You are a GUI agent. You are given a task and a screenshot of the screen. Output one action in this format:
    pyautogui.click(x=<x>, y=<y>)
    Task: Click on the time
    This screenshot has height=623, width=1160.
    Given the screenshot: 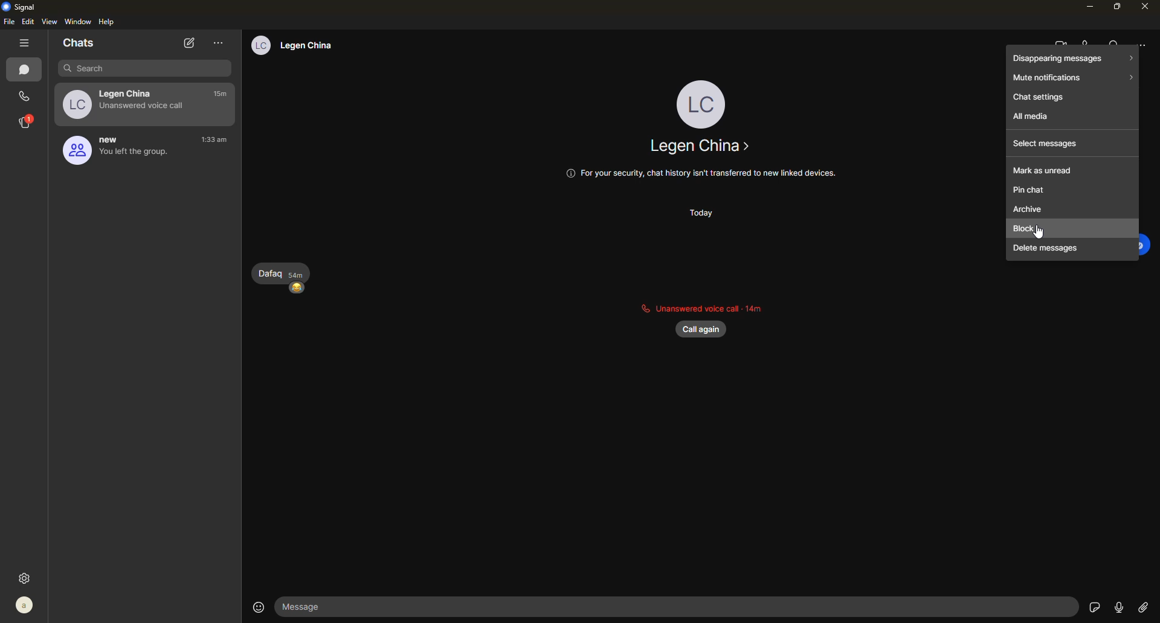 What is the action you would take?
    pyautogui.click(x=216, y=141)
    